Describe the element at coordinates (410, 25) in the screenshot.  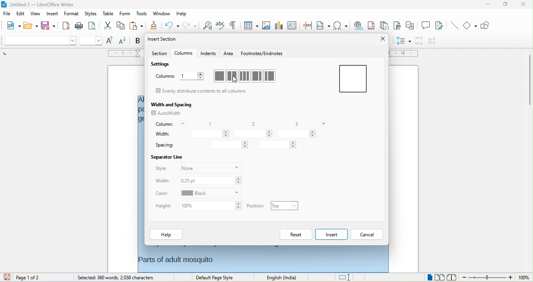
I see `cross reference` at that location.